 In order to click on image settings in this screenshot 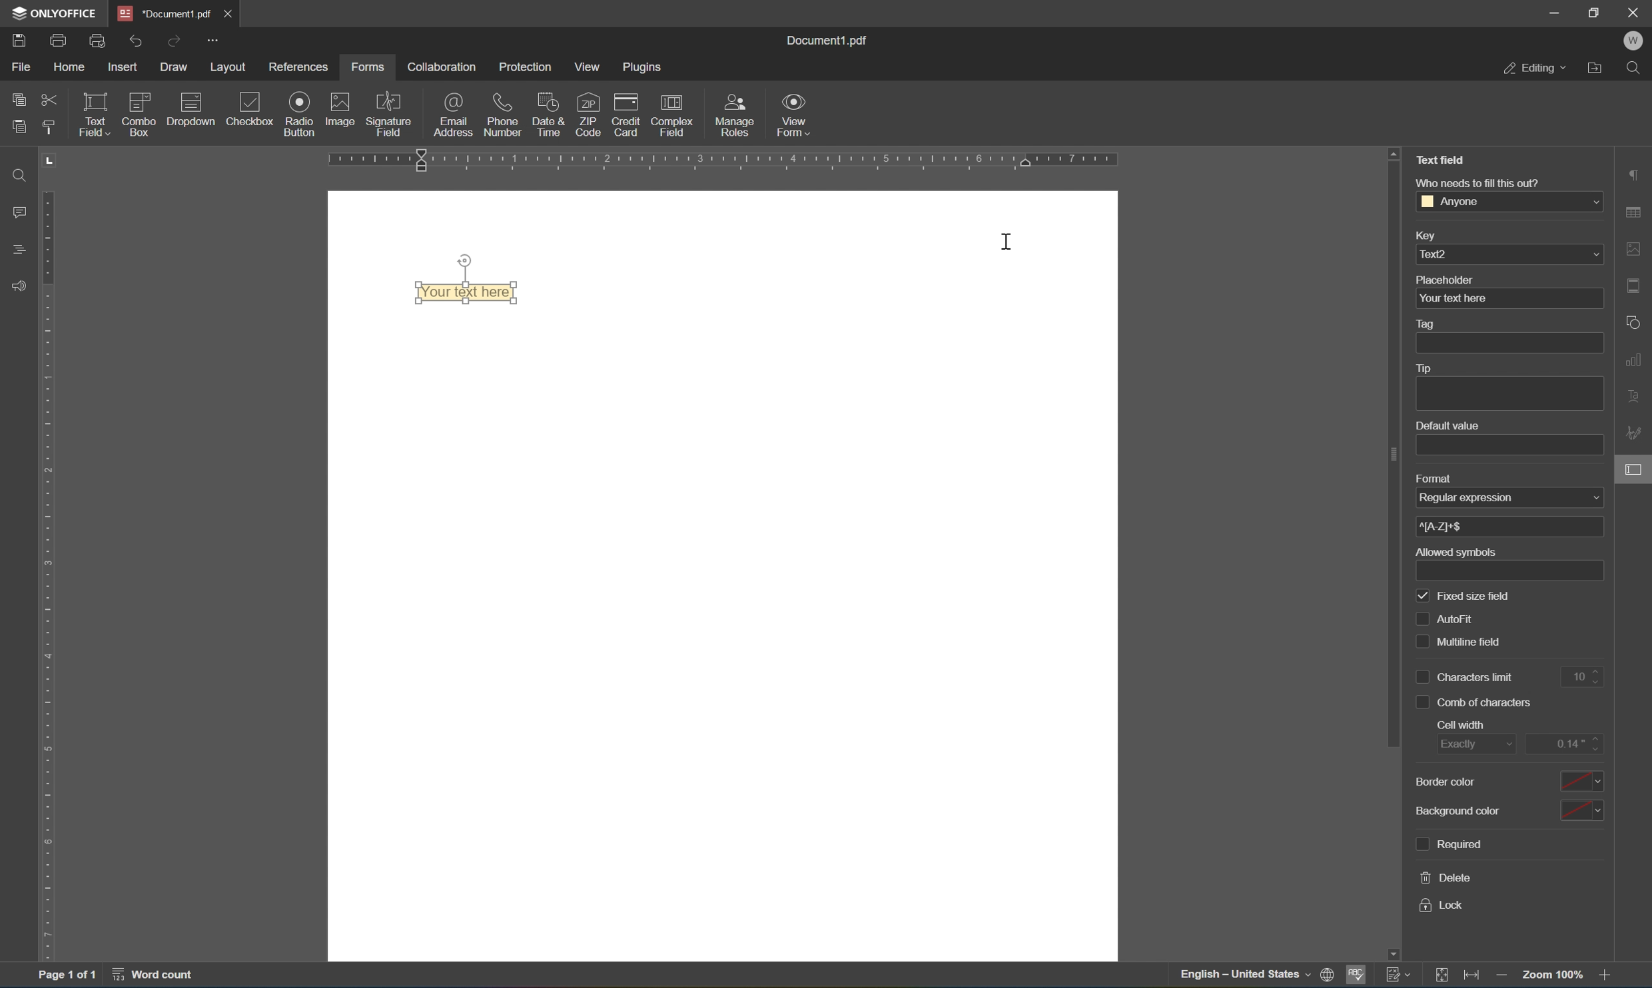, I will do `click(1633, 246)`.